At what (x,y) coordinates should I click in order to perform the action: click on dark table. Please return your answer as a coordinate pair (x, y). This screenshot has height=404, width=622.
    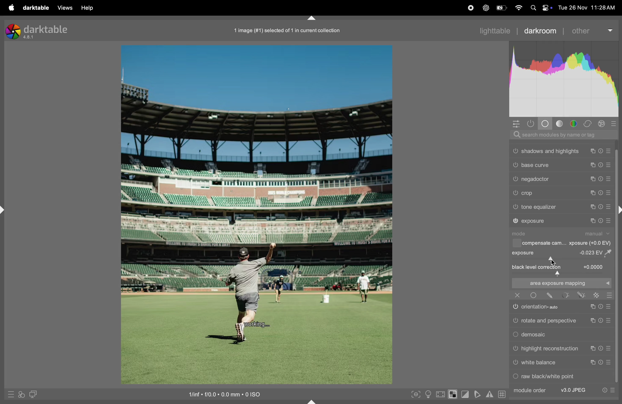
    Looking at the image, I should click on (35, 7).